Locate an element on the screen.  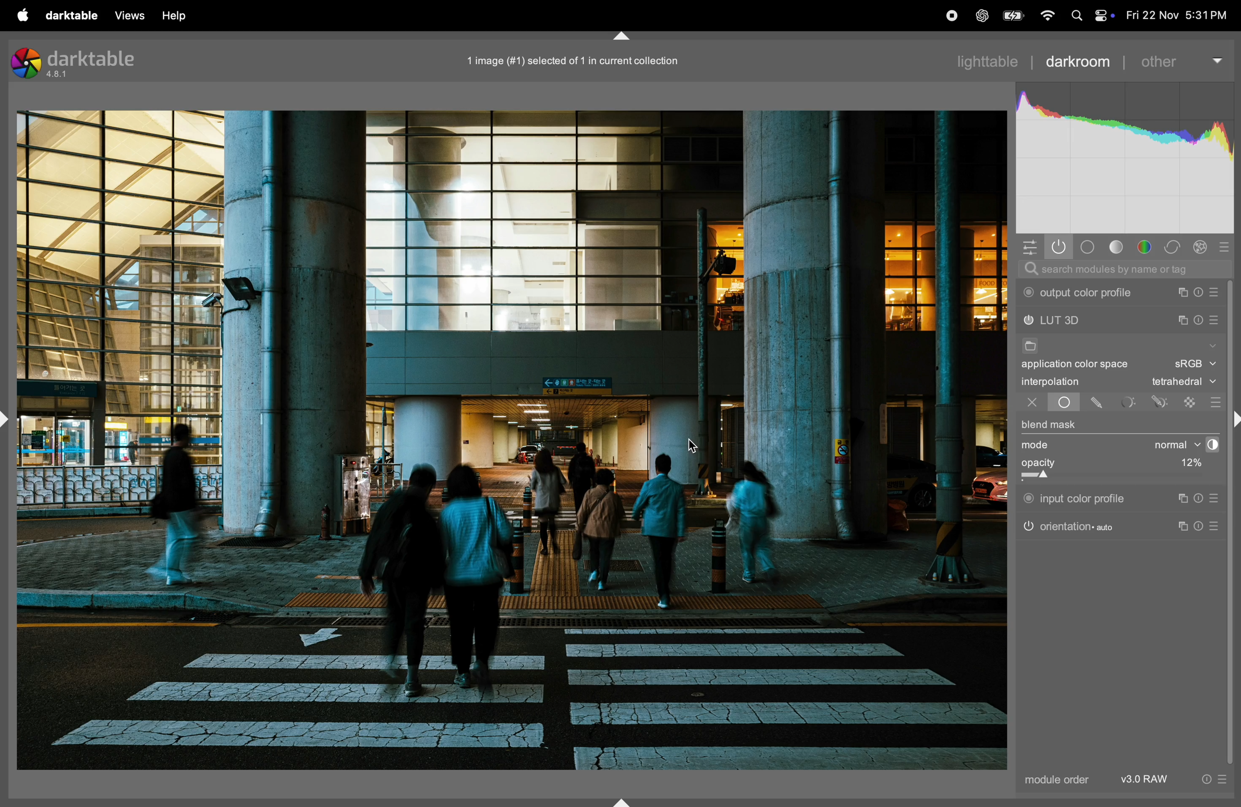
presets is located at coordinates (1216, 498).